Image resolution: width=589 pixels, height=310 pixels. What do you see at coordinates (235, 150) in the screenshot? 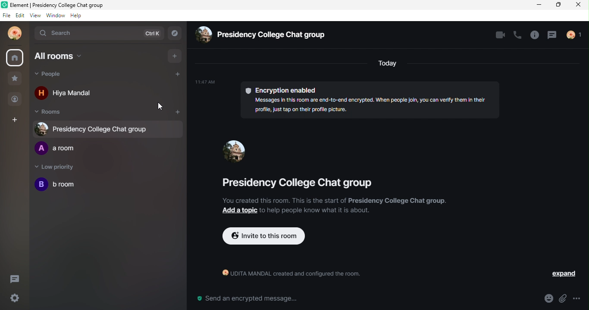
I see `Uploaded an avatar image for a specific room` at bounding box center [235, 150].